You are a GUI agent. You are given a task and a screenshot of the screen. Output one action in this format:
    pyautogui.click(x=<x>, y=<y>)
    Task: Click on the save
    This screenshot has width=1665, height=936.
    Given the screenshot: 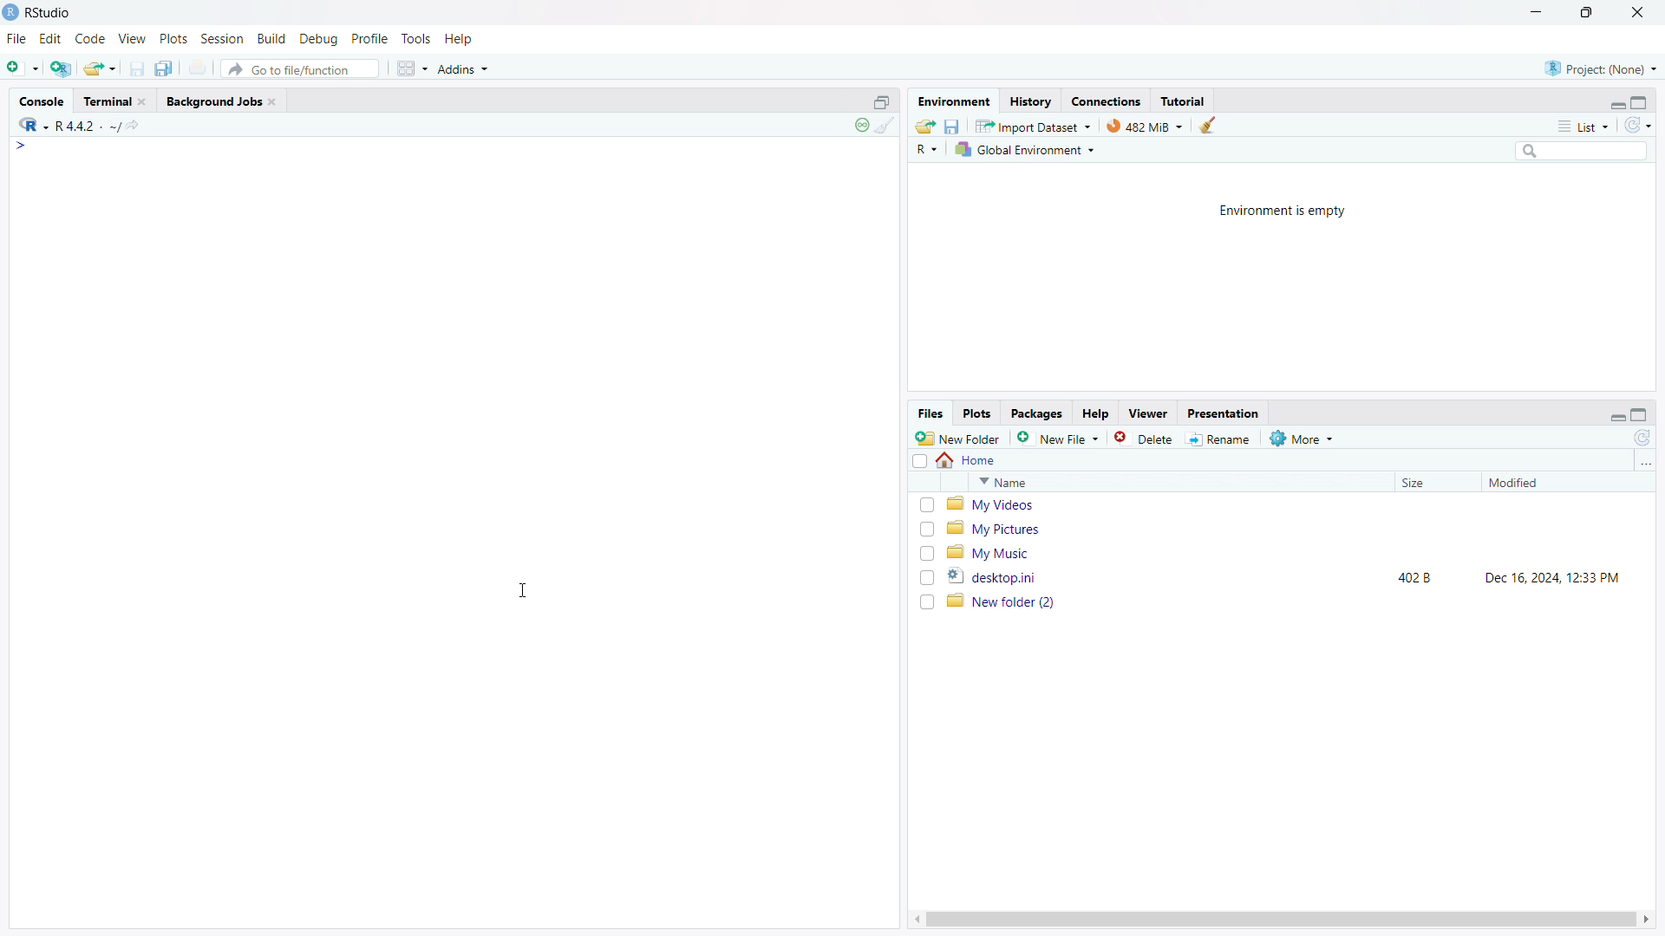 What is the action you would take?
    pyautogui.click(x=137, y=68)
    